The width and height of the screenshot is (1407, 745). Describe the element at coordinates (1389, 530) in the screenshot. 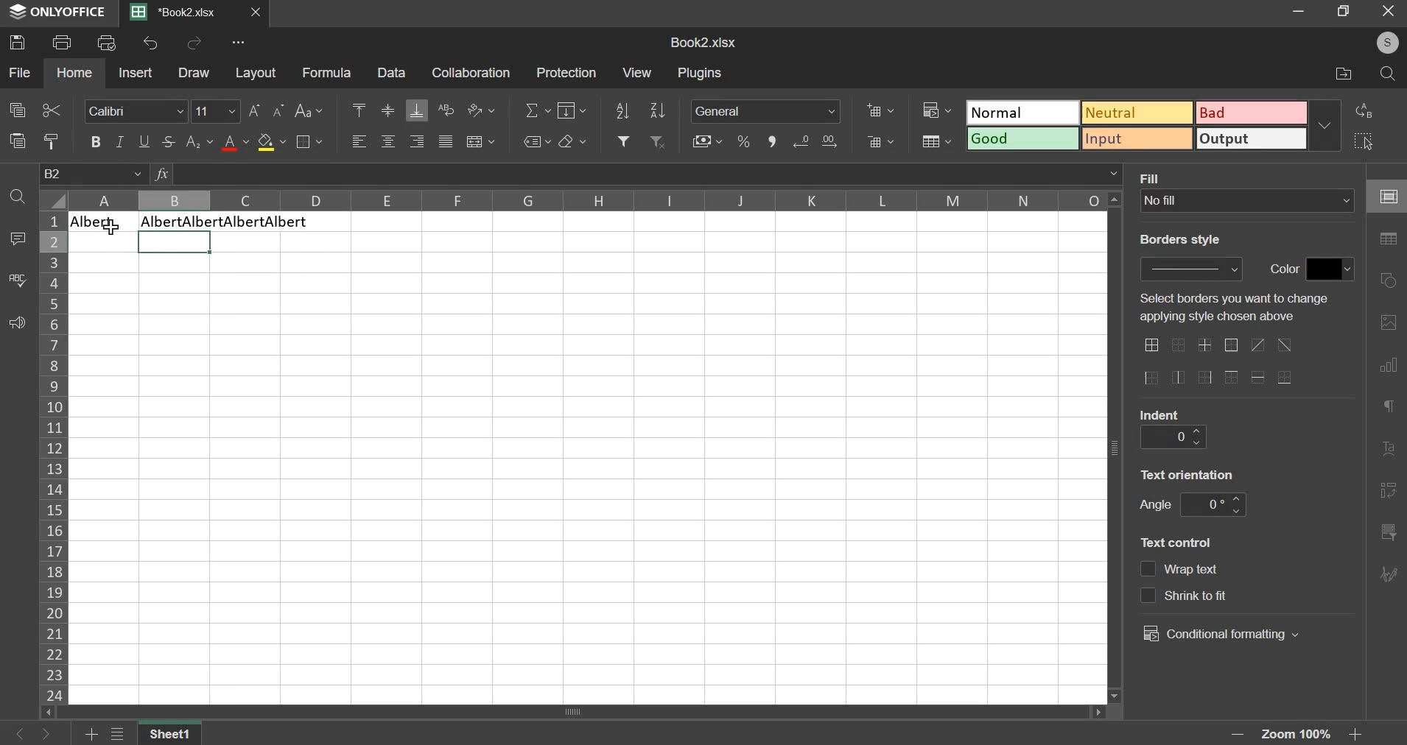

I see `slicer settings` at that location.